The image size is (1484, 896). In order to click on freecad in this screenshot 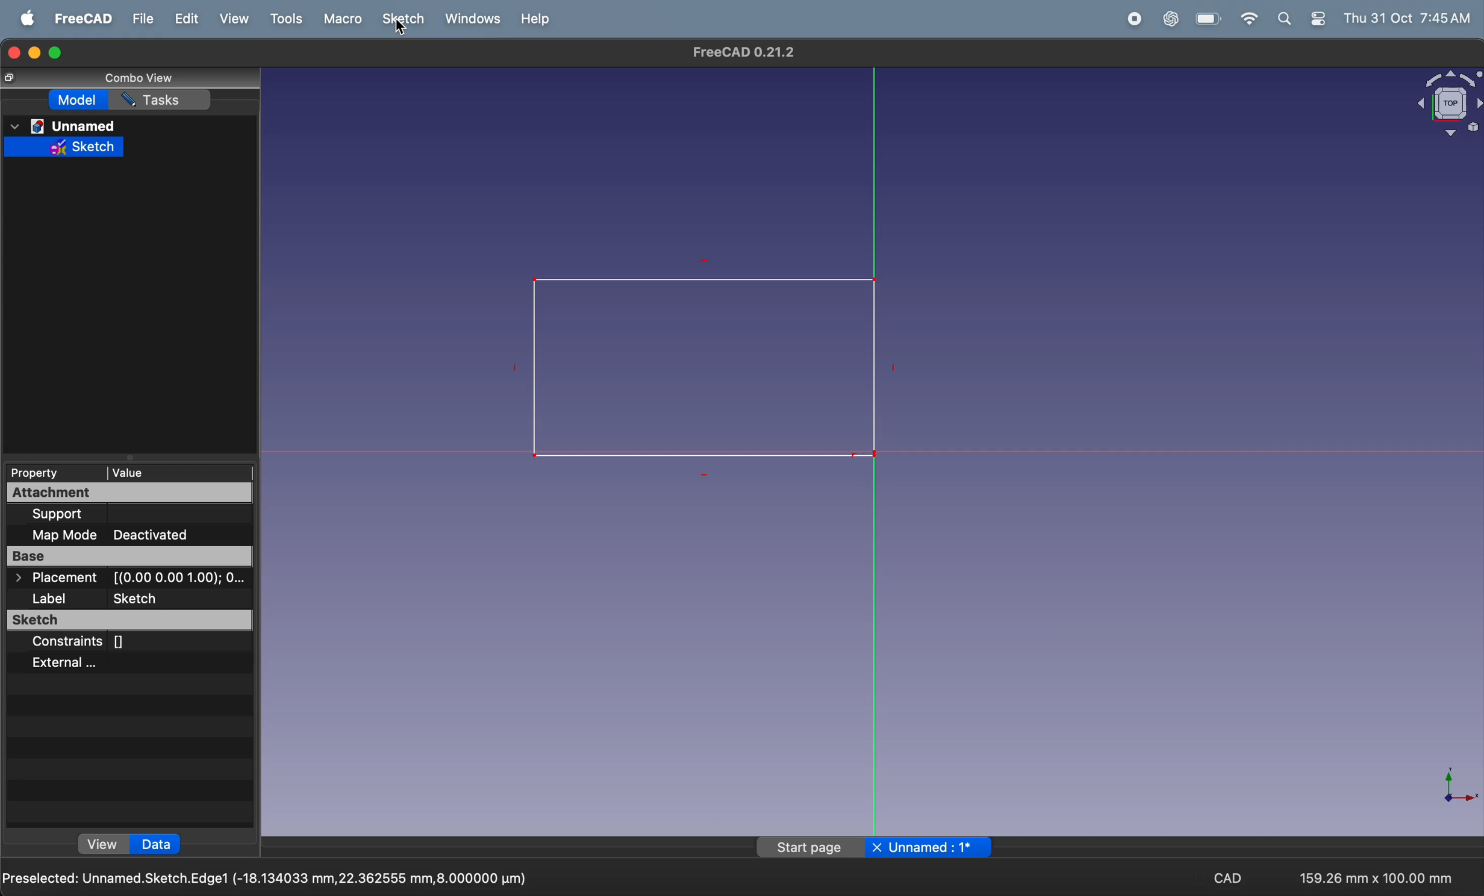, I will do `click(85, 17)`.